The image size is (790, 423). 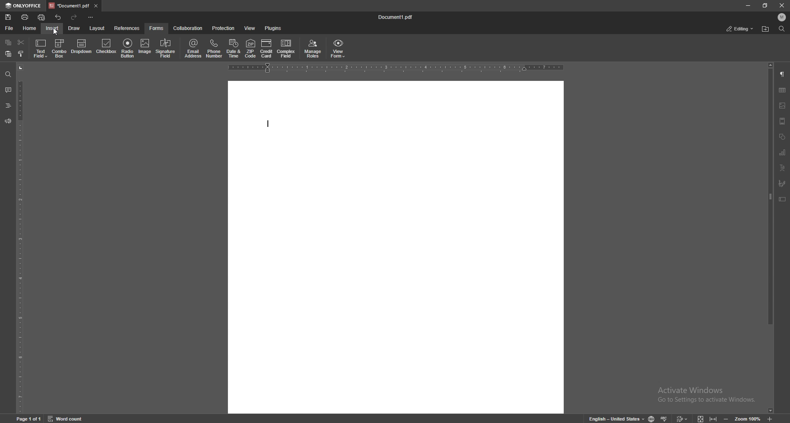 I want to click on zip code, so click(x=251, y=48).